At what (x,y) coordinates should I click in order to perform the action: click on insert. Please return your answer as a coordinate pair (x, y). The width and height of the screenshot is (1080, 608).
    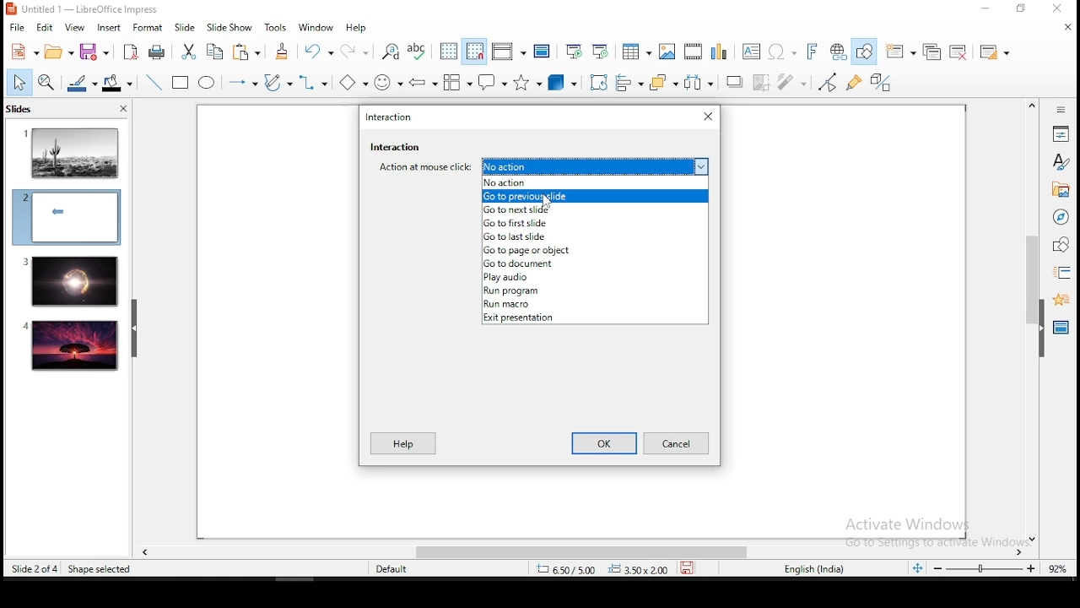
    Looking at the image, I should click on (108, 28).